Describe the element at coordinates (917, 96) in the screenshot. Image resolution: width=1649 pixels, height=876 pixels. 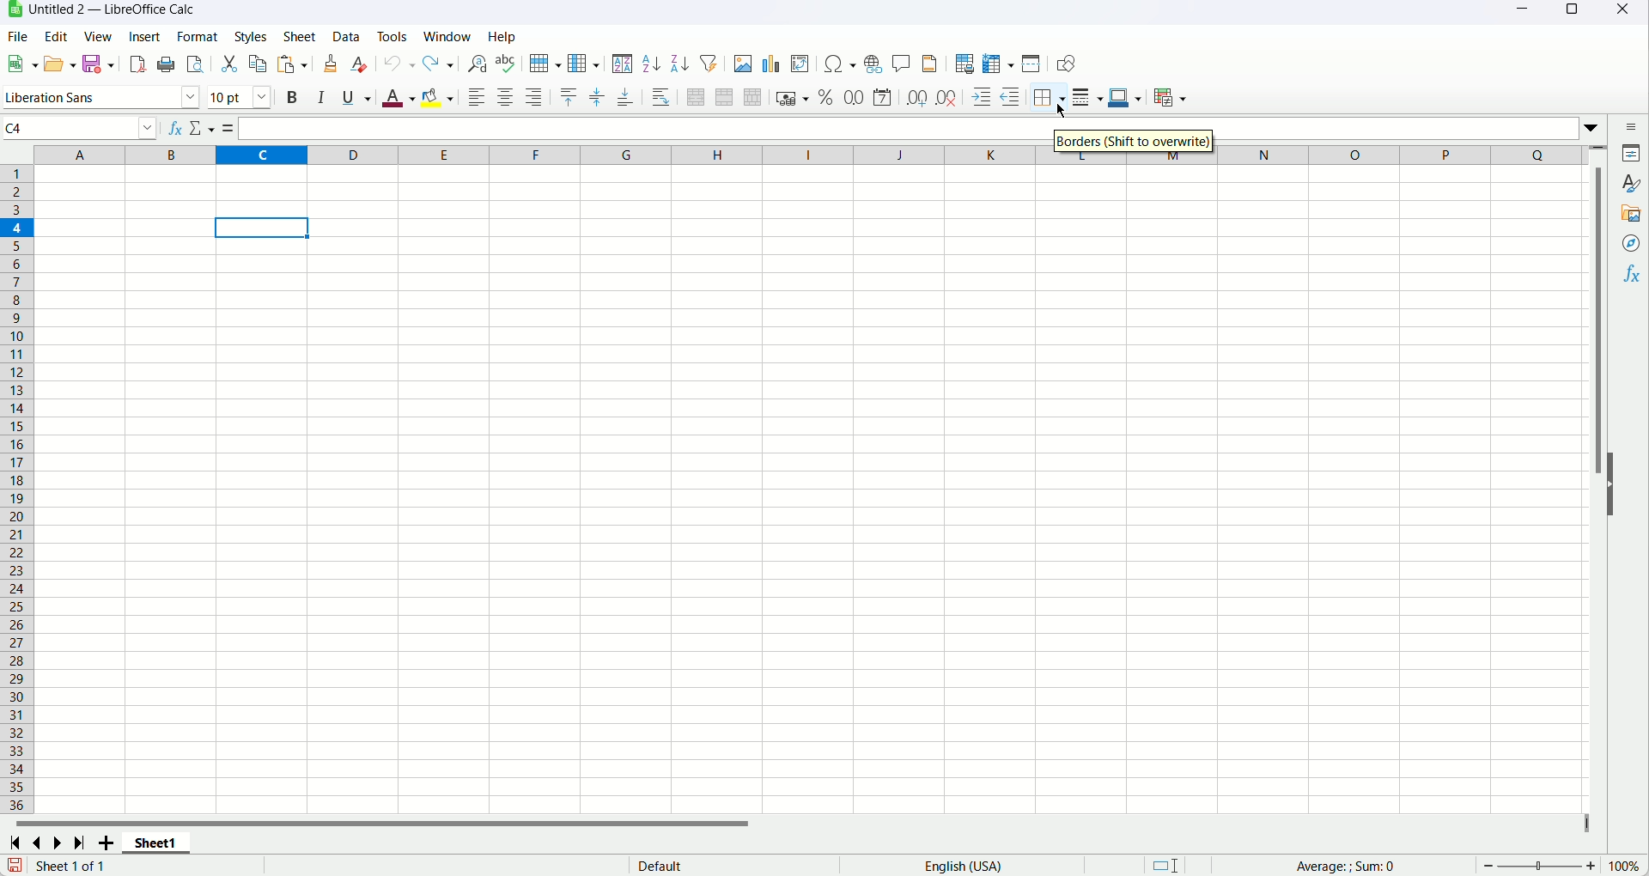
I see `Add decimal` at that location.